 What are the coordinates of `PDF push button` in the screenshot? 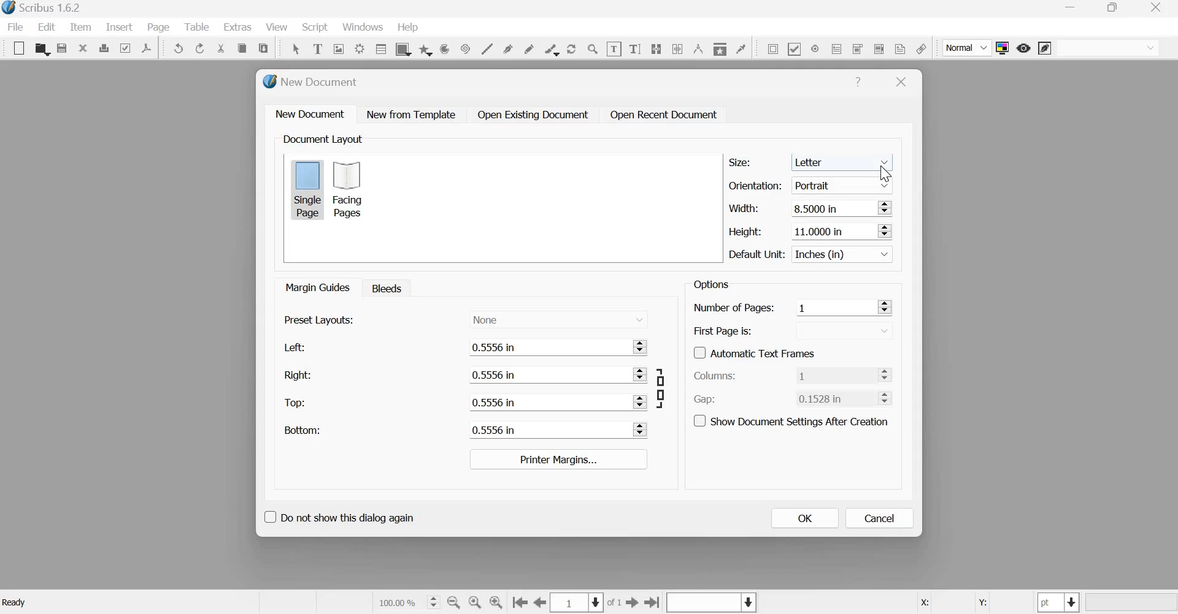 It's located at (771, 48).